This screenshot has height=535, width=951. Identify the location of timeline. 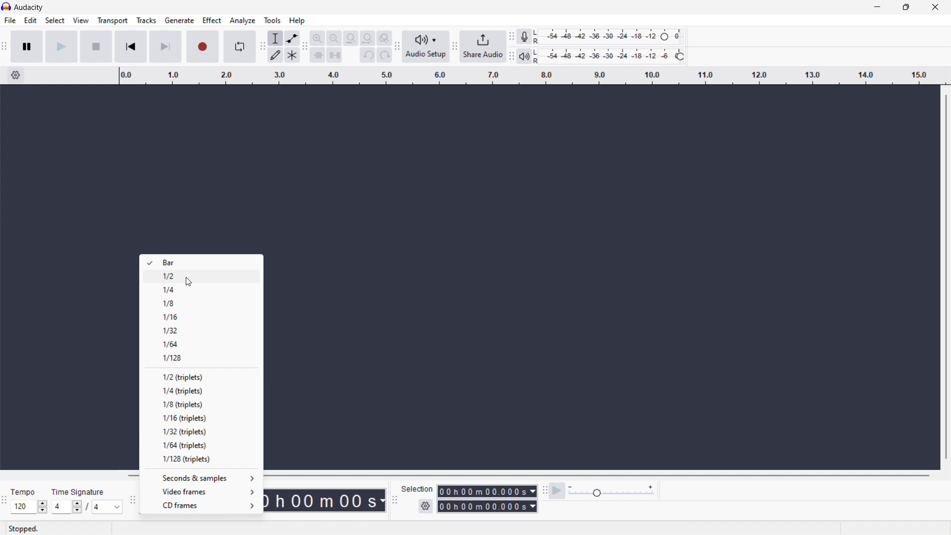
(531, 76).